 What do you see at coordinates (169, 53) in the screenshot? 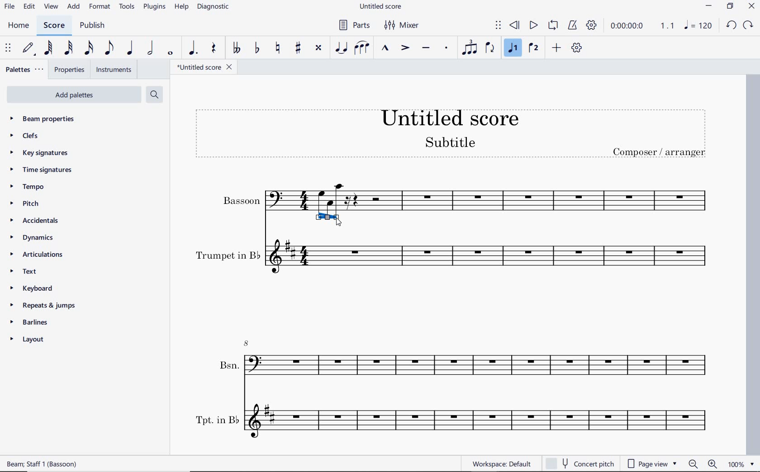
I see `whole note` at bounding box center [169, 53].